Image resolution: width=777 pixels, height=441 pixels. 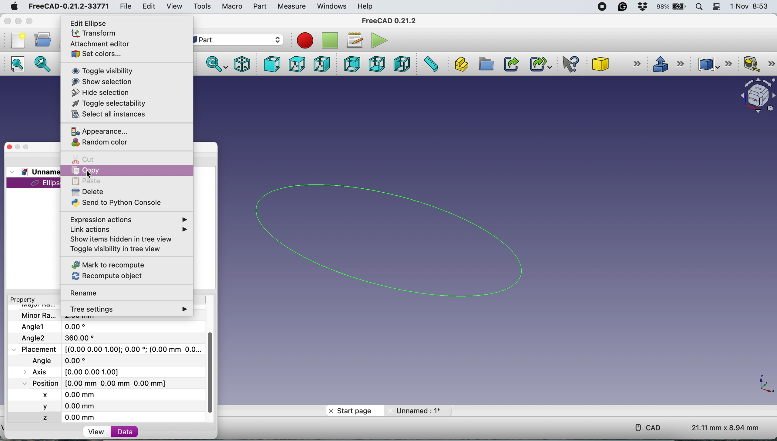 What do you see at coordinates (112, 349) in the screenshot?
I see `placement` at bounding box center [112, 349].